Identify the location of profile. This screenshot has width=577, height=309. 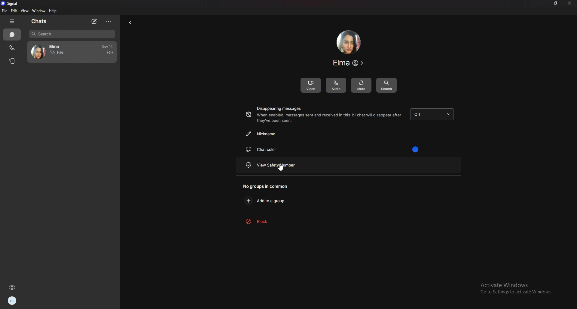
(13, 301).